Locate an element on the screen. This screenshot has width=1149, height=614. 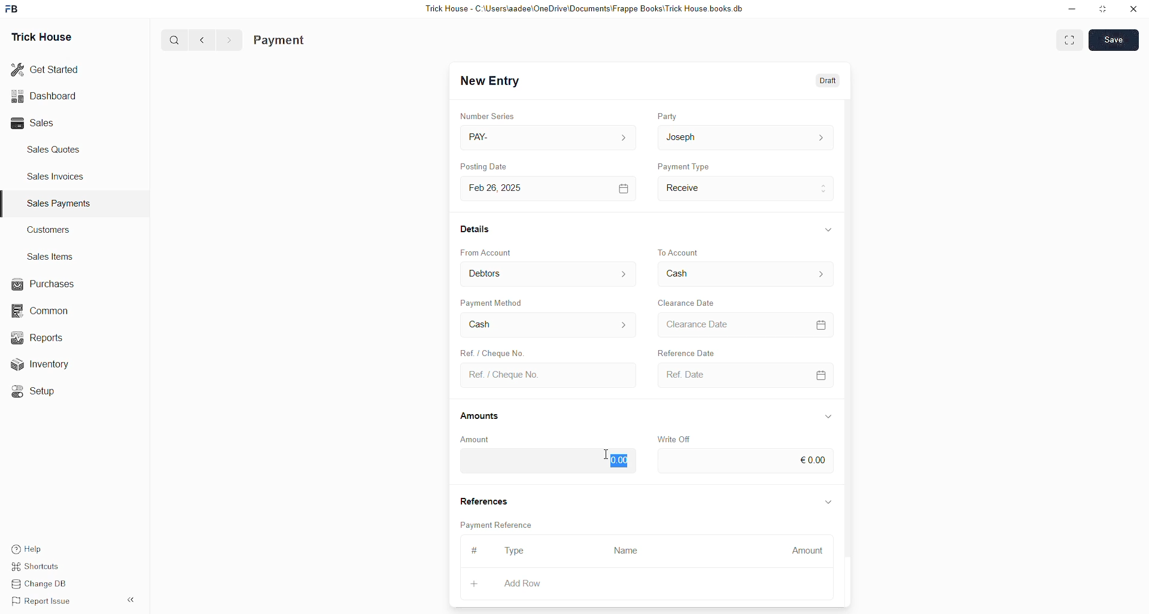
Show/Hide is located at coordinates (828, 417).